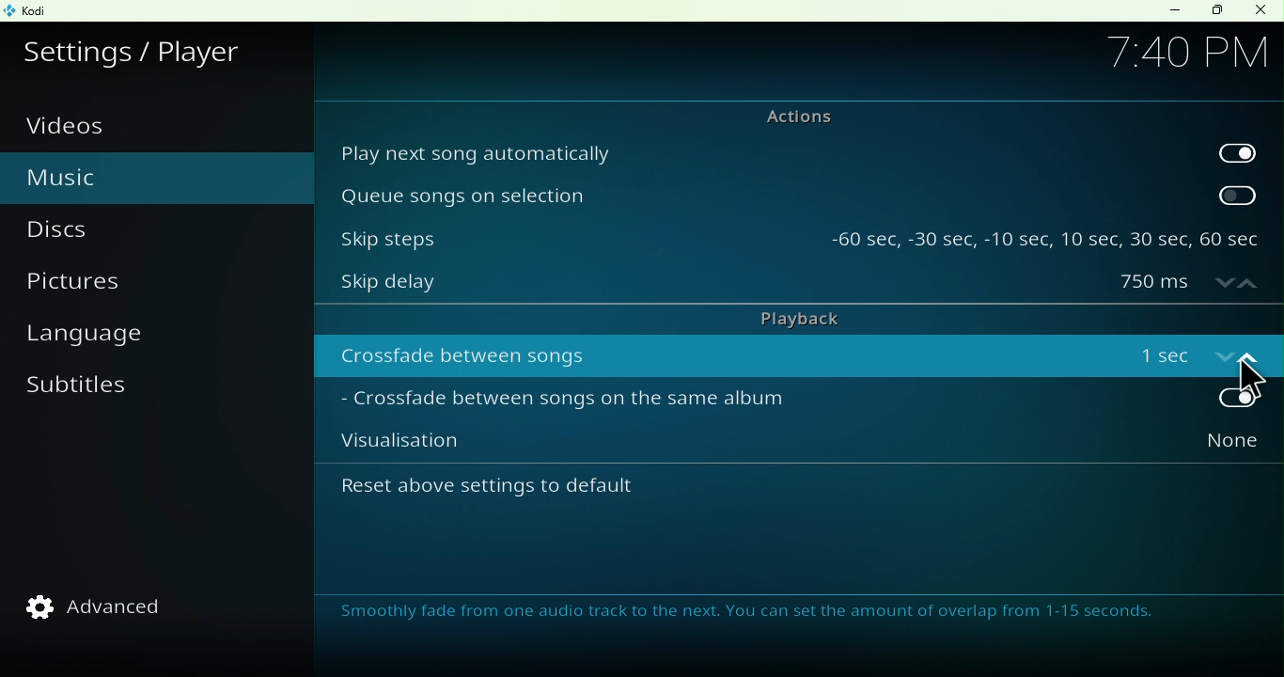  I want to click on Queue songs on selection, so click(761, 195).